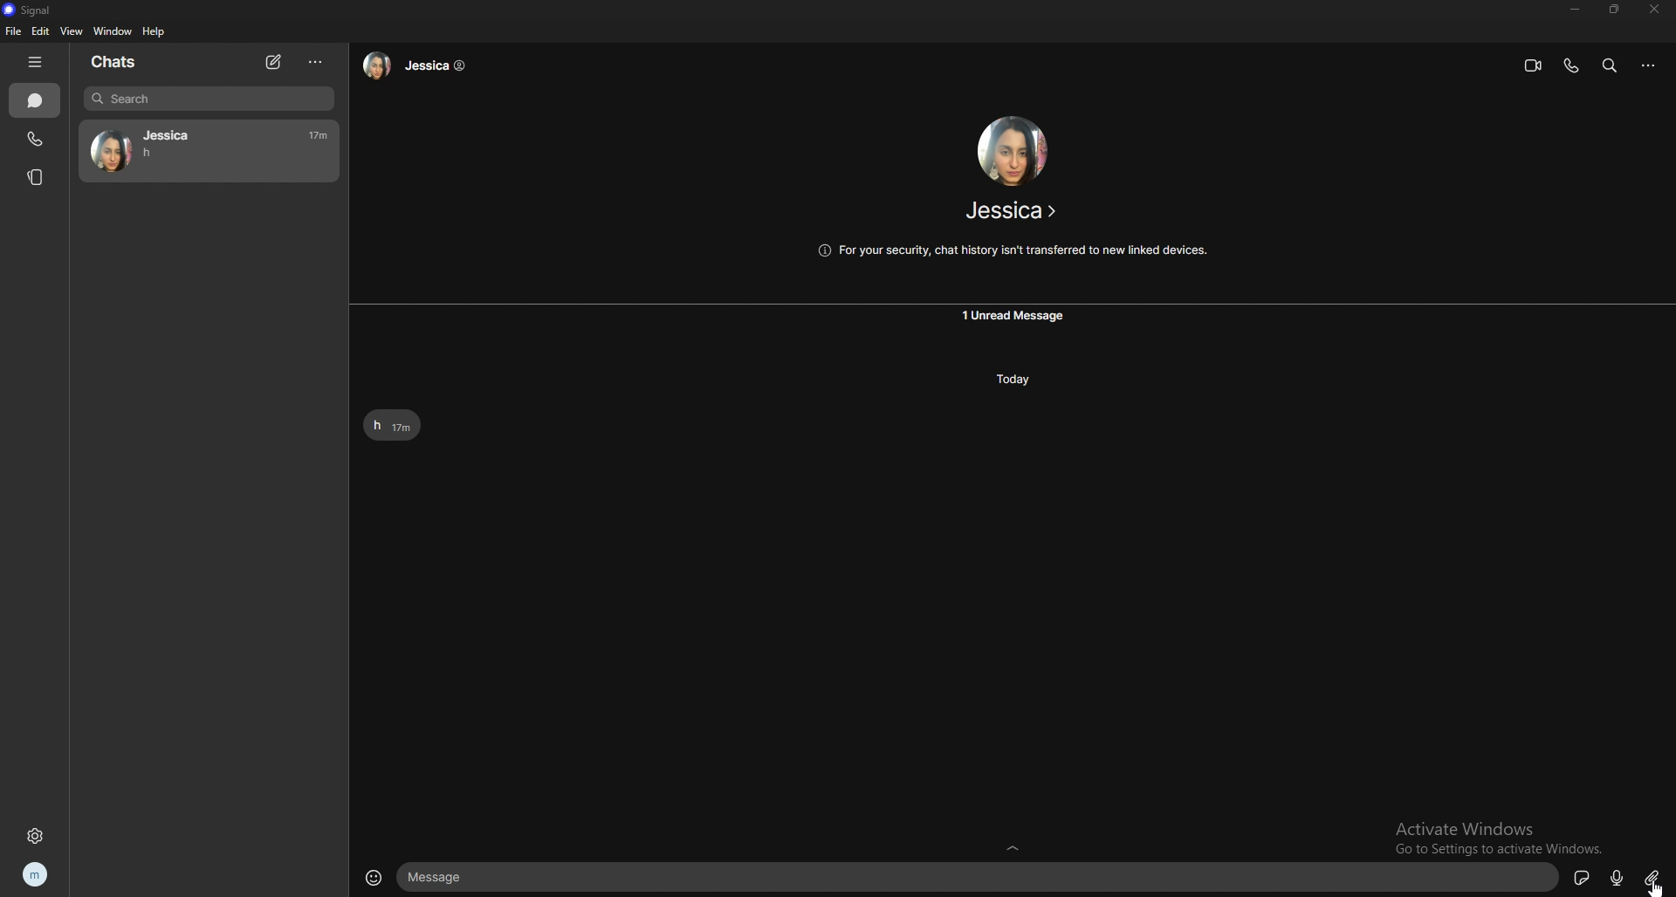 The width and height of the screenshot is (1676, 897). I want to click on call, so click(36, 138).